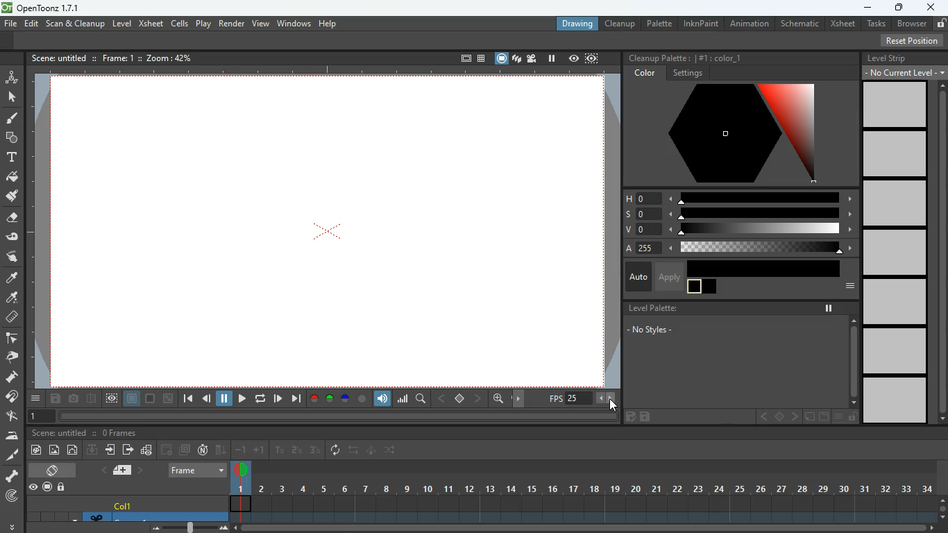 This screenshot has height=533, width=948. Describe the element at coordinates (362, 399) in the screenshot. I see `color` at that location.